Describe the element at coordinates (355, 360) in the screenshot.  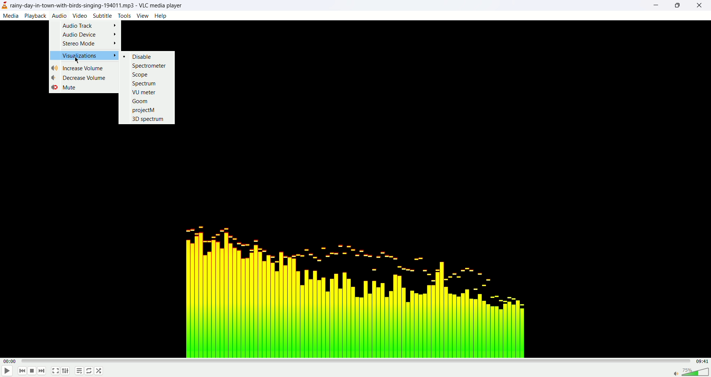
I see `progress bar` at that location.